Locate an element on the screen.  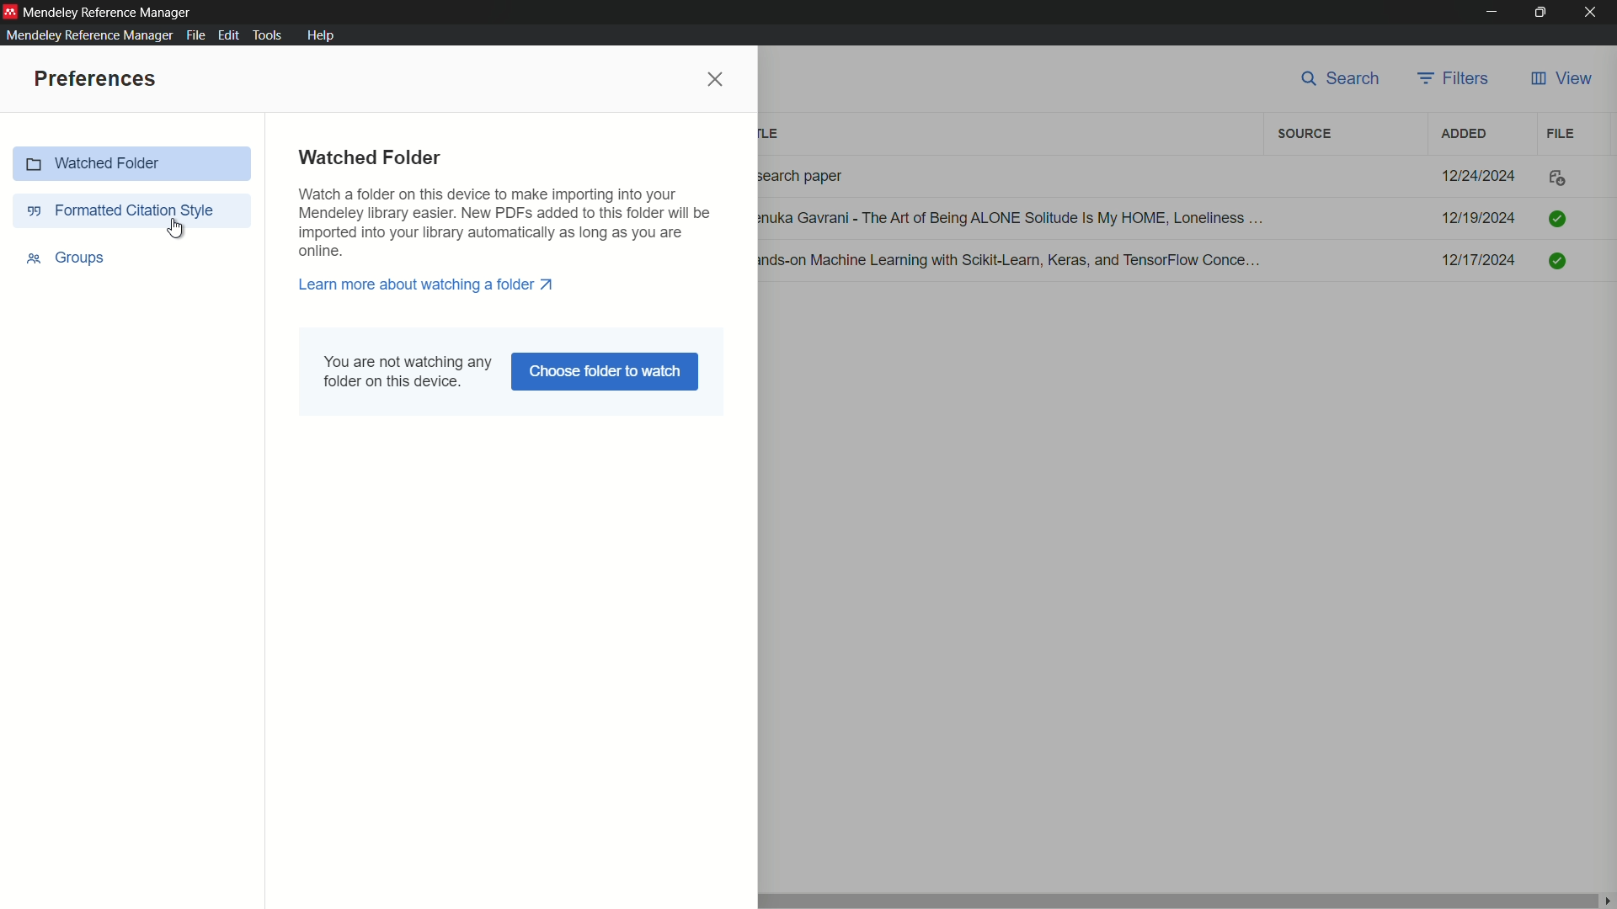
maximize is located at coordinates (1543, 13).